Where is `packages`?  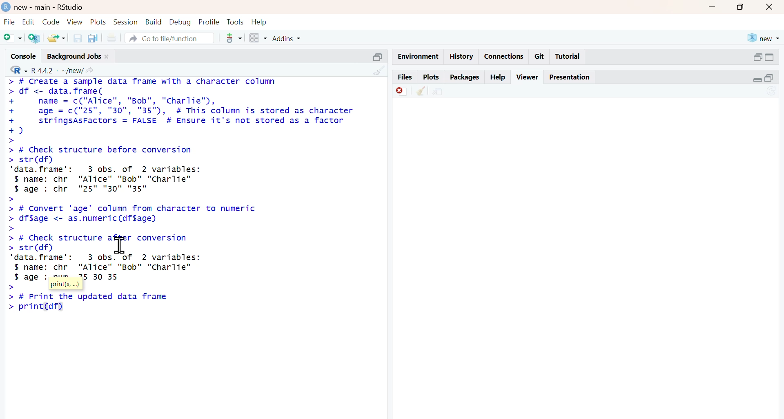 packages is located at coordinates (465, 78).